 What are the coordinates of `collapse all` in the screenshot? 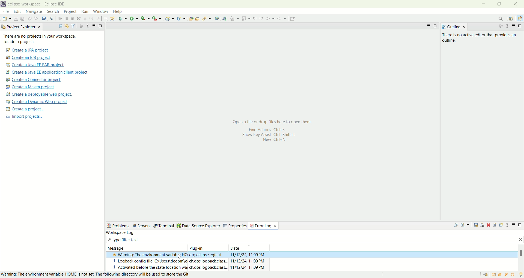 It's located at (59, 25).